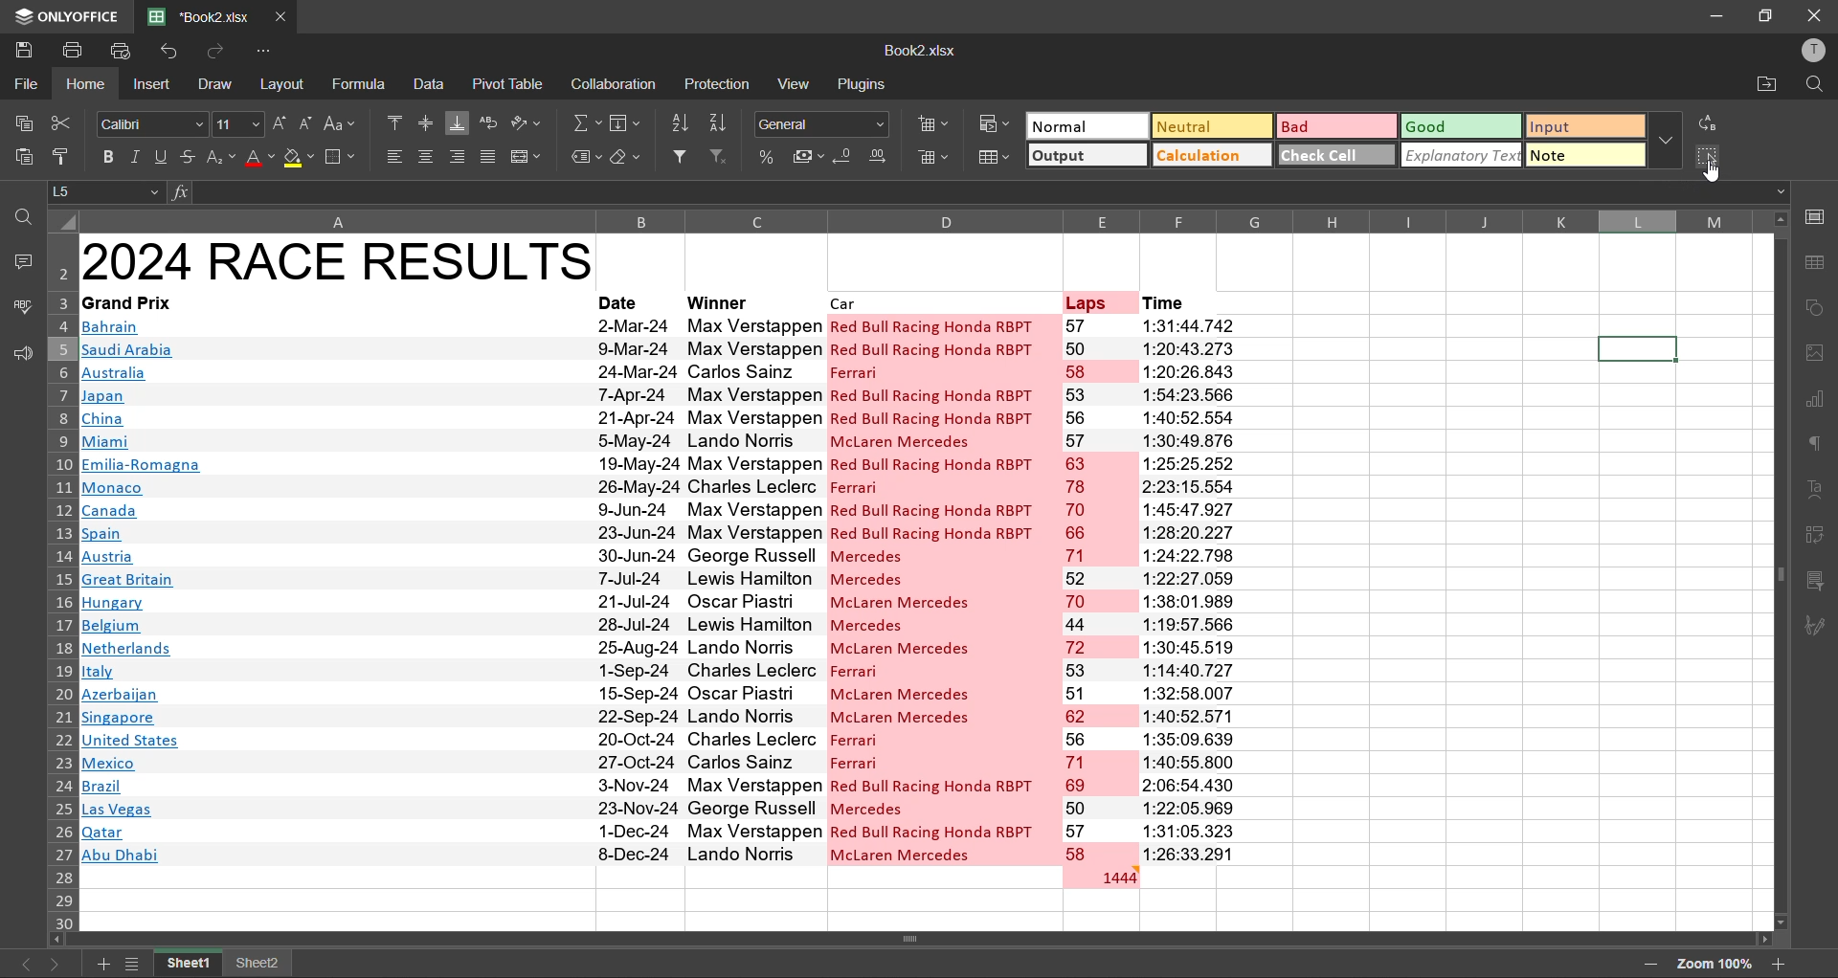  Describe the element at coordinates (67, 122) in the screenshot. I see `cut` at that location.